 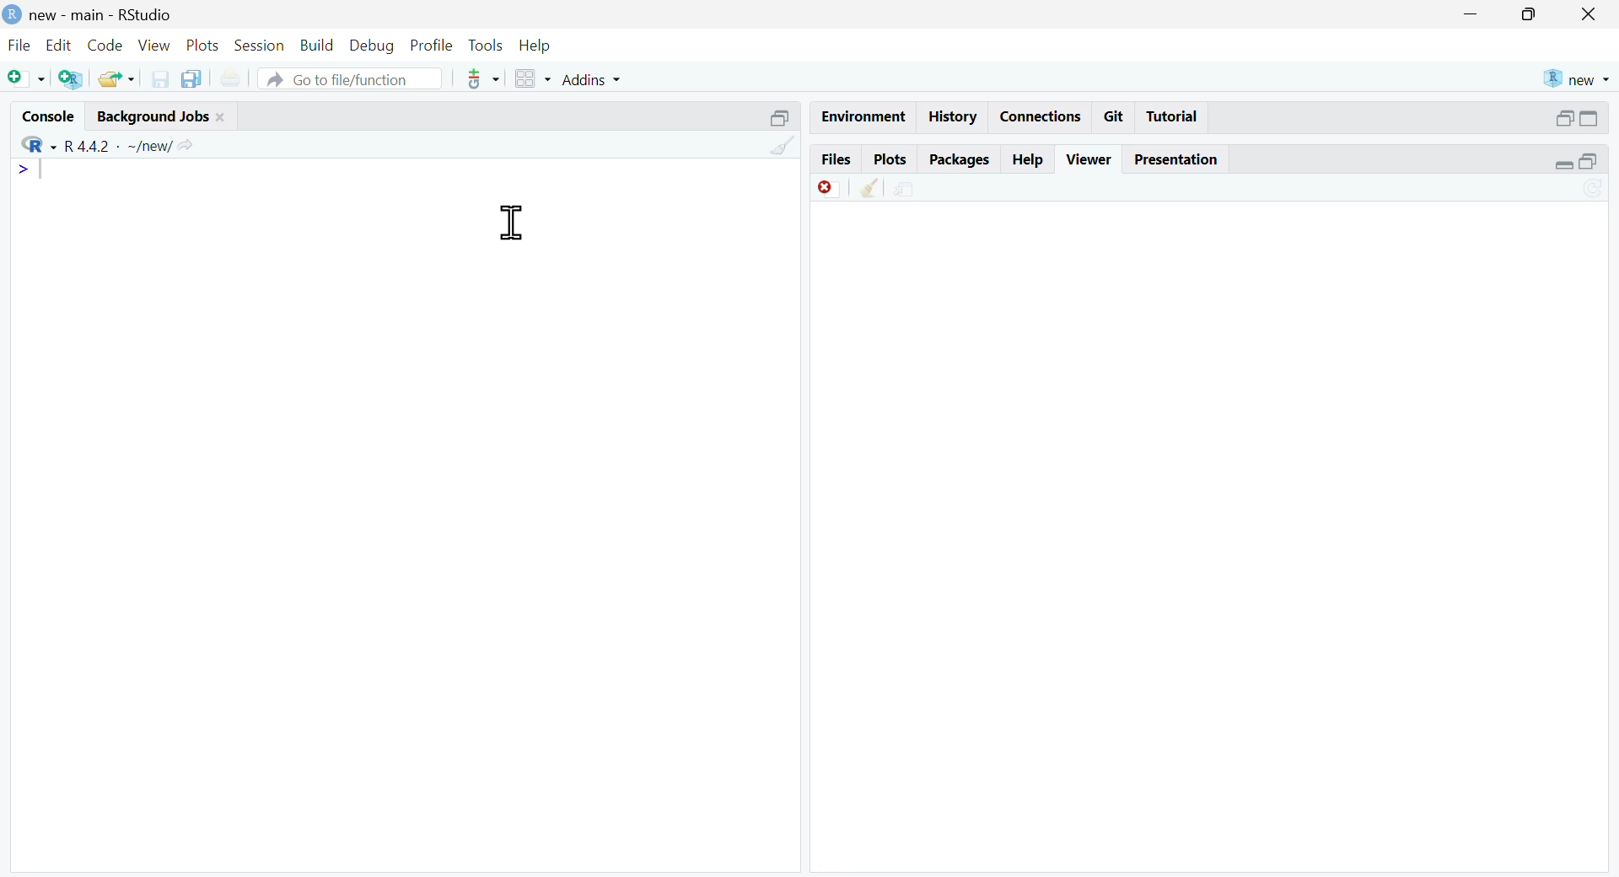 I want to click on share folder as, so click(x=118, y=78).